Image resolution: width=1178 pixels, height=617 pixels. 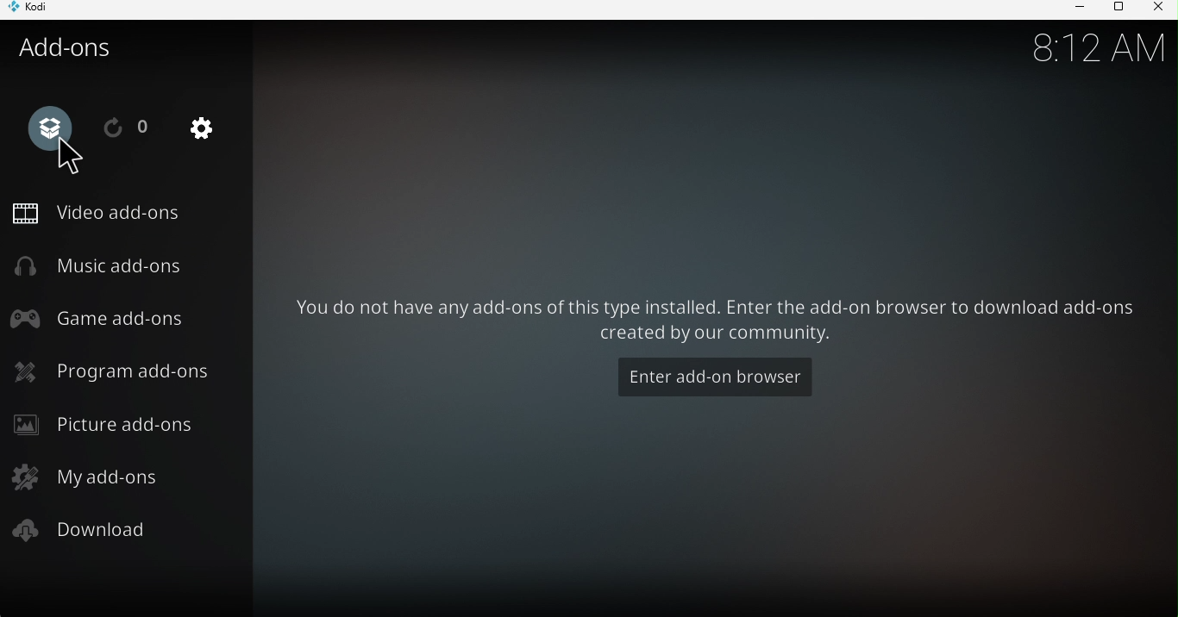 I want to click on Add-ons/browser, so click(x=50, y=125).